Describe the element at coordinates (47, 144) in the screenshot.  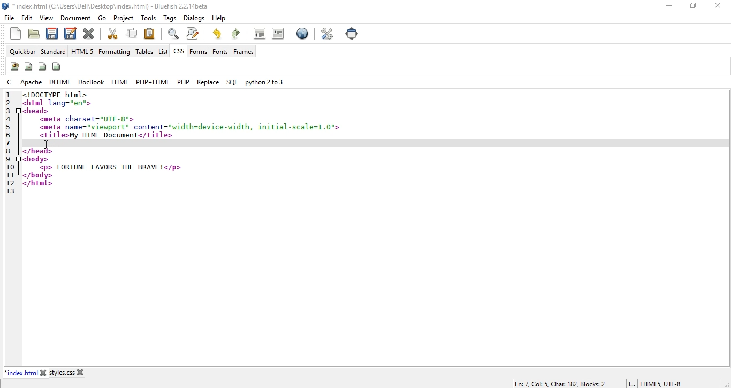
I see `cursor` at that location.